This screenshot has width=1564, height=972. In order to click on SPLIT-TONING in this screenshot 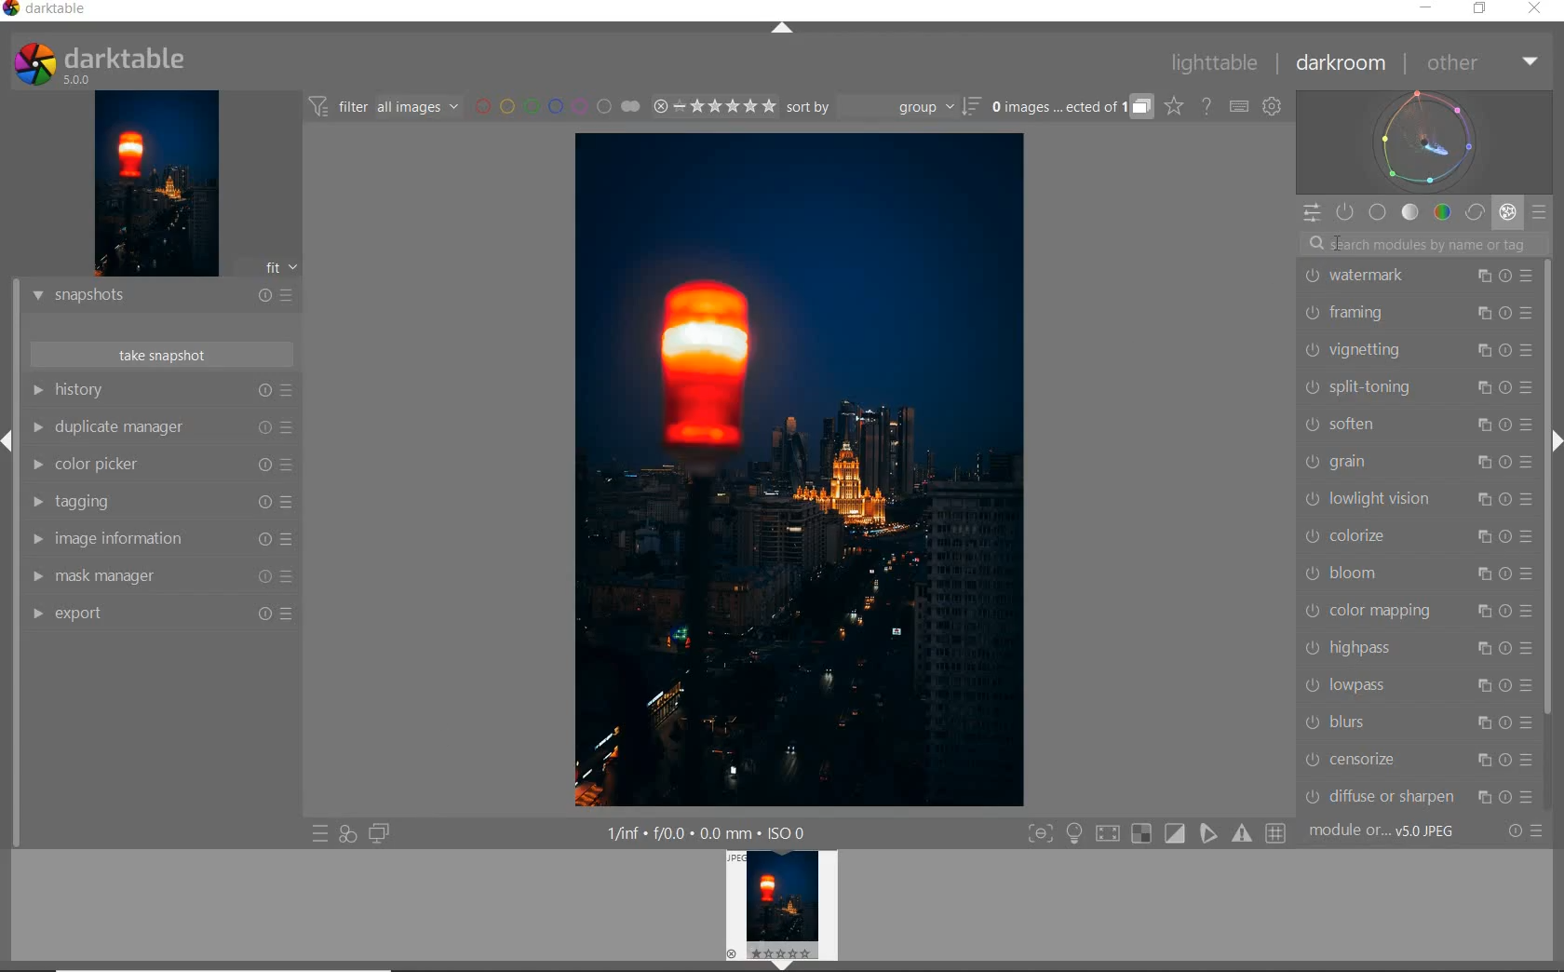, I will do `click(1370, 389)`.